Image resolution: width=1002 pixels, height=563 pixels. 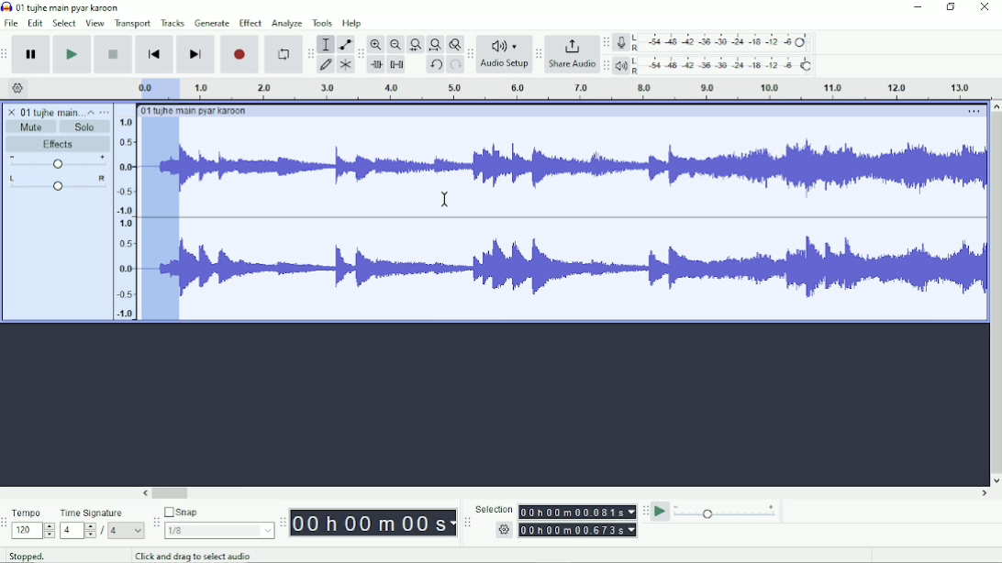 I want to click on Vertical meter, so click(x=122, y=217).